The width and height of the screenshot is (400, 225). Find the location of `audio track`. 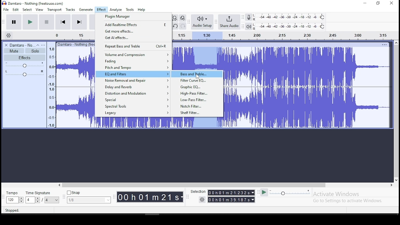

audio track is located at coordinates (308, 107).